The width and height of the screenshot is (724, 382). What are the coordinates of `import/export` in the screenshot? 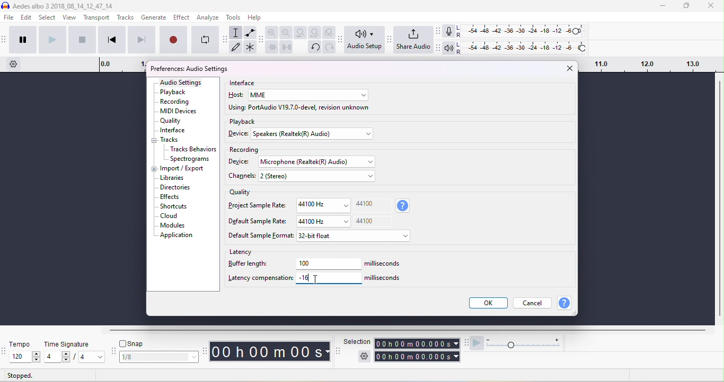 It's located at (183, 169).